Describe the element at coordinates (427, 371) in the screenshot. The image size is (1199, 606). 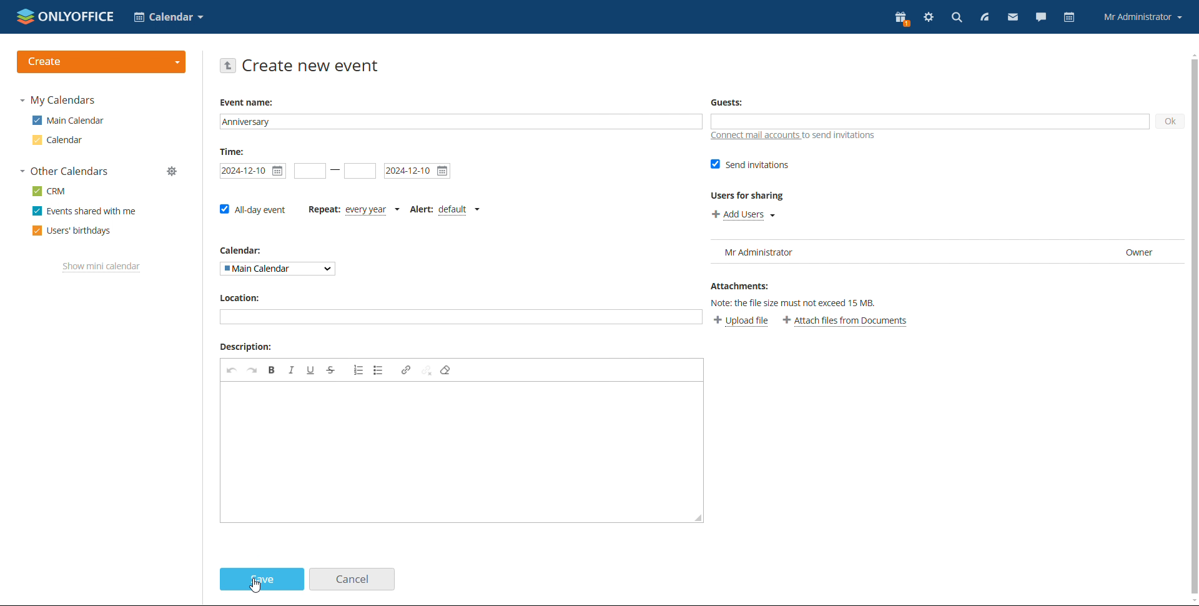
I see `unlink` at that location.